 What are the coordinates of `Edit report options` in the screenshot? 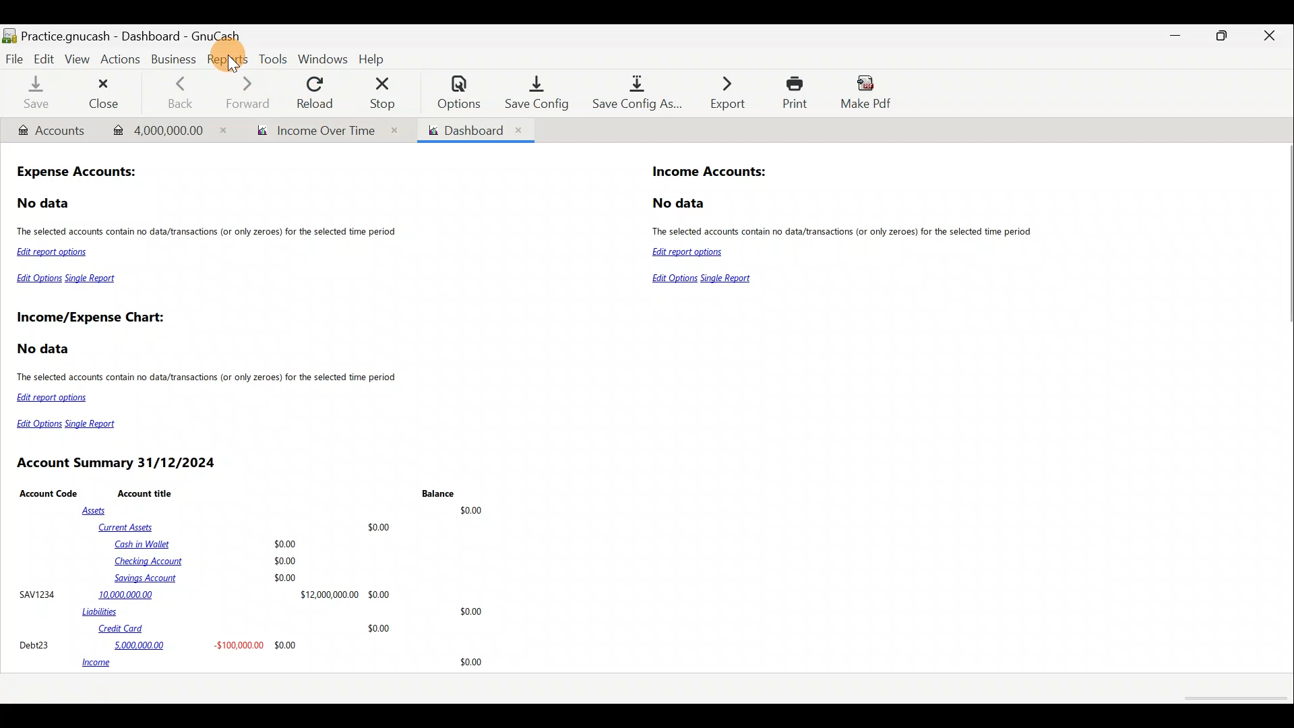 It's located at (55, 398).